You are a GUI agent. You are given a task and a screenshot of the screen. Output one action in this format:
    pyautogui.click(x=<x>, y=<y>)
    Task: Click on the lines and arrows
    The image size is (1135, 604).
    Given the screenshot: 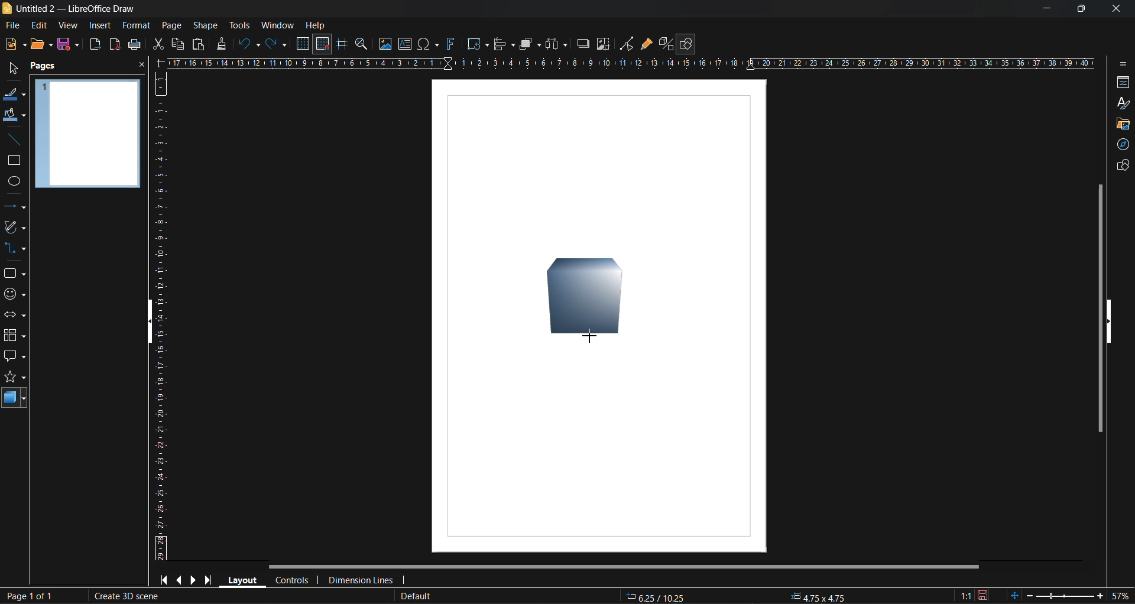 What is the action you would take?
    pyautogui.click(x=15, y=206)
    